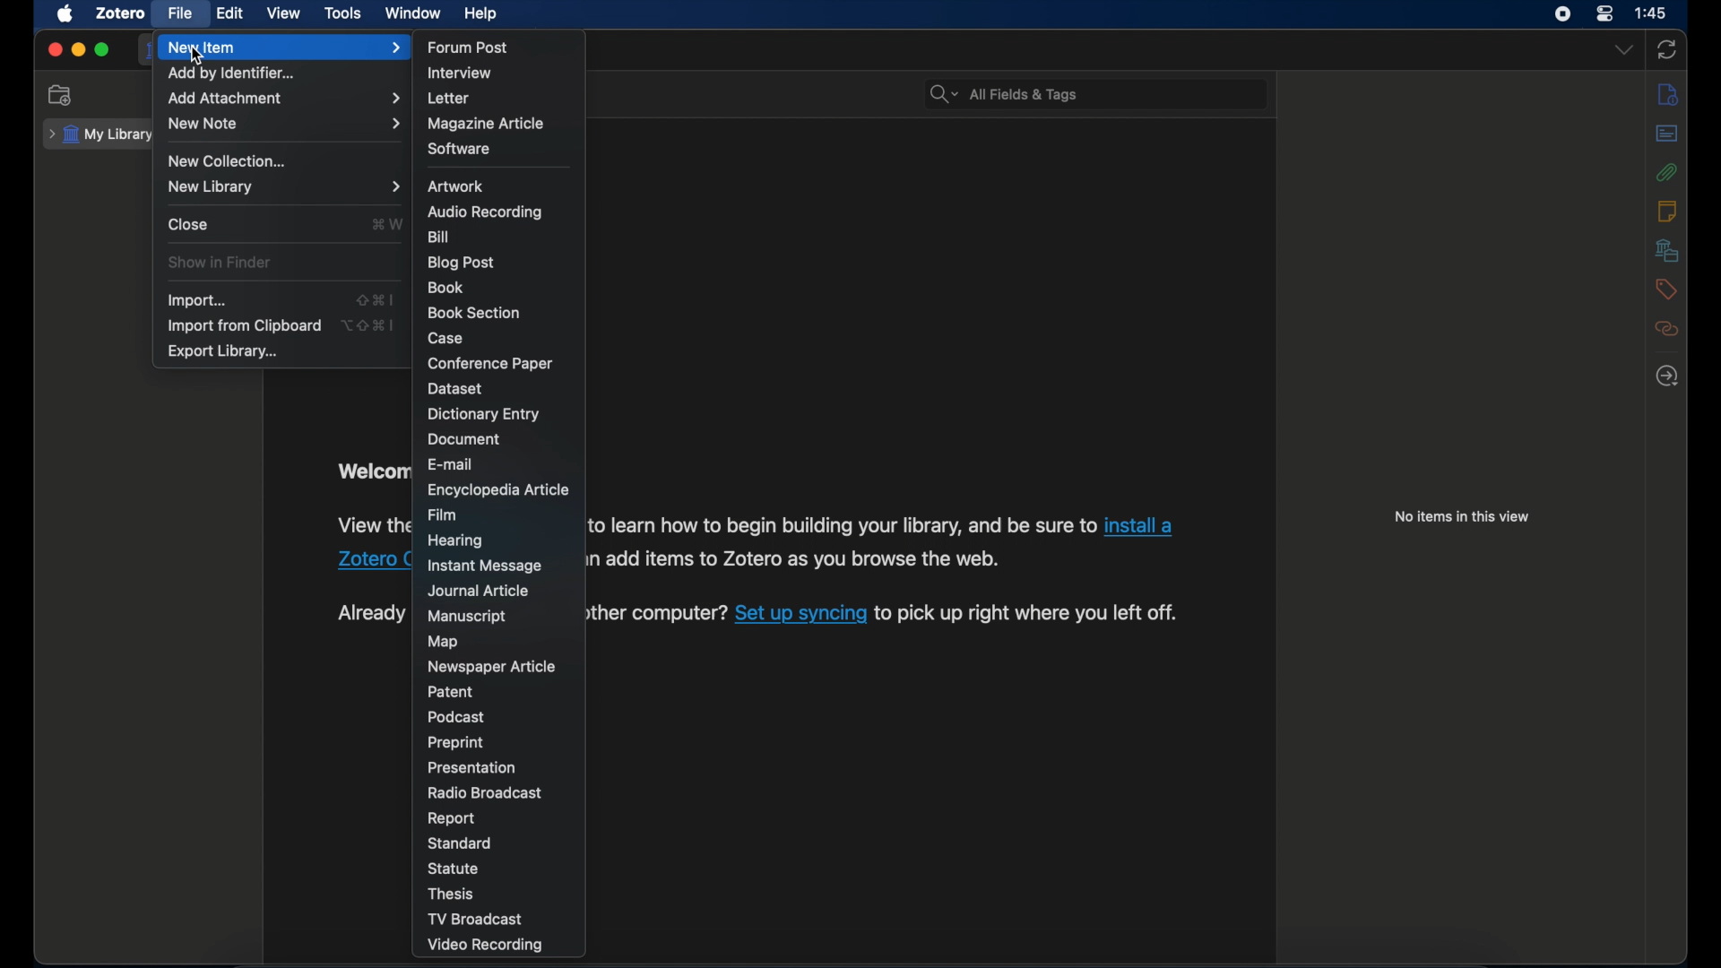 This screenshot has height=968, width=1721. I want to click on encyclopedia article, so click(498, 492).